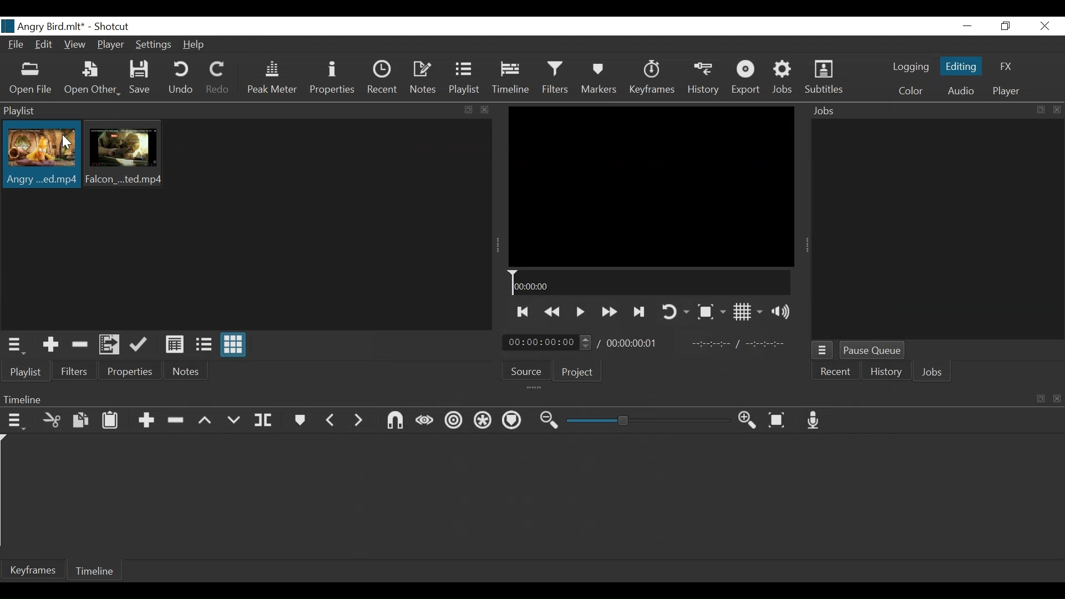  Describe the element at coordinates (32, 570) in the screenshot. I see `Keyframe` at that location.